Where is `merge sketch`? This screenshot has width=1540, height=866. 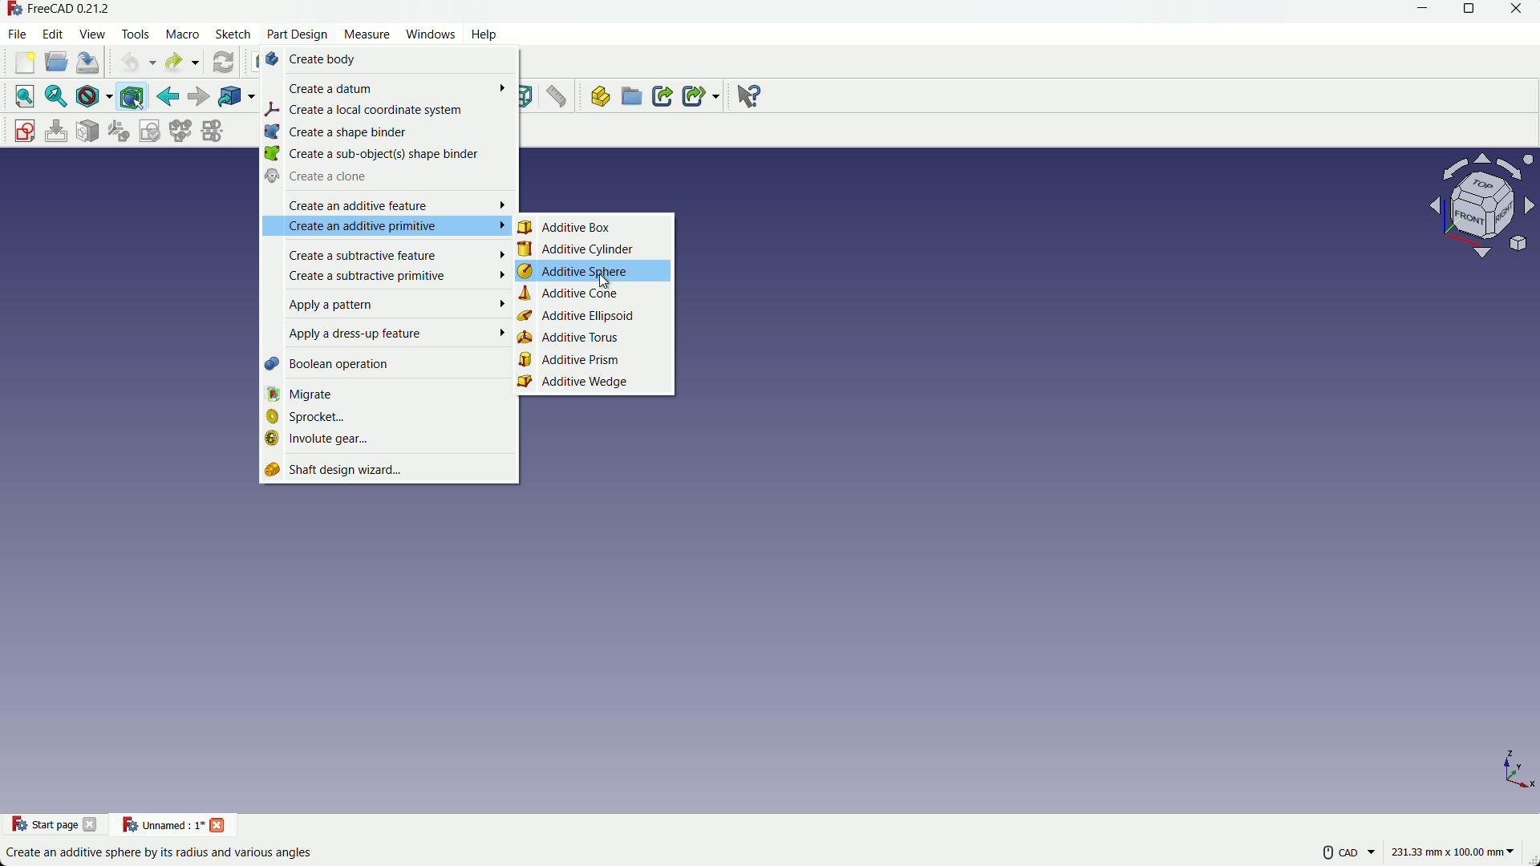
merge sketch is located at coordinates (179, 131).